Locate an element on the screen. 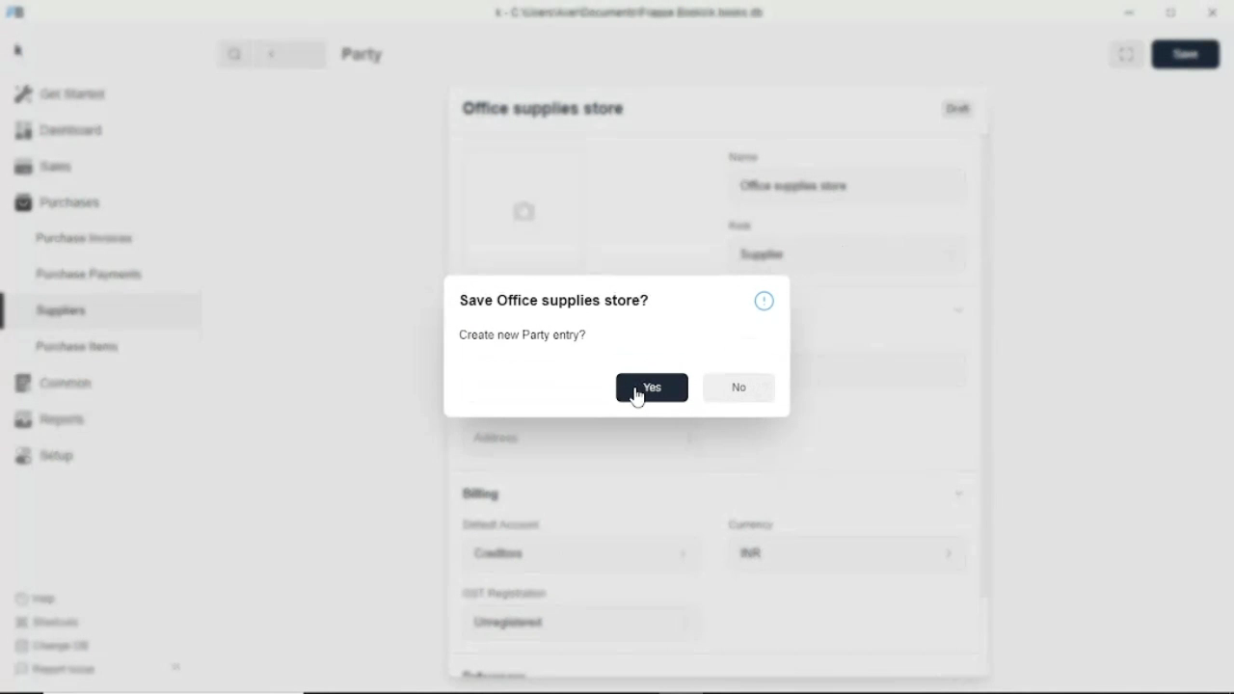 The image size is (1234, 694). Role is located at coordinates (740, 225).